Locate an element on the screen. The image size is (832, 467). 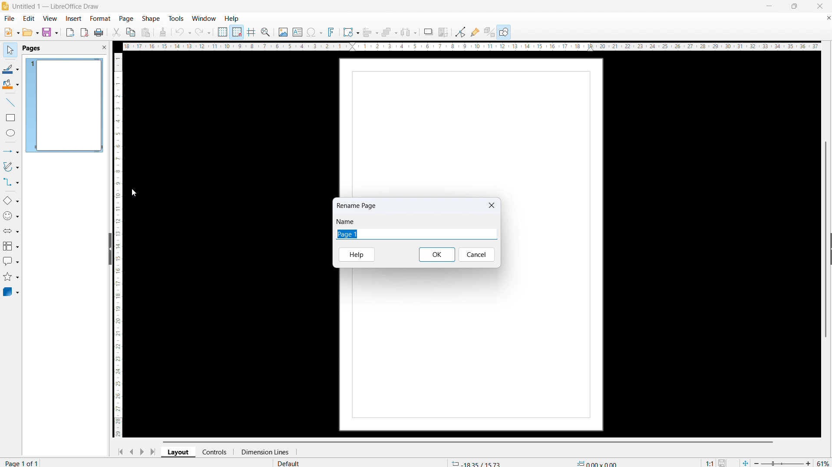
clone formatting is located at coordinates (163, 32).